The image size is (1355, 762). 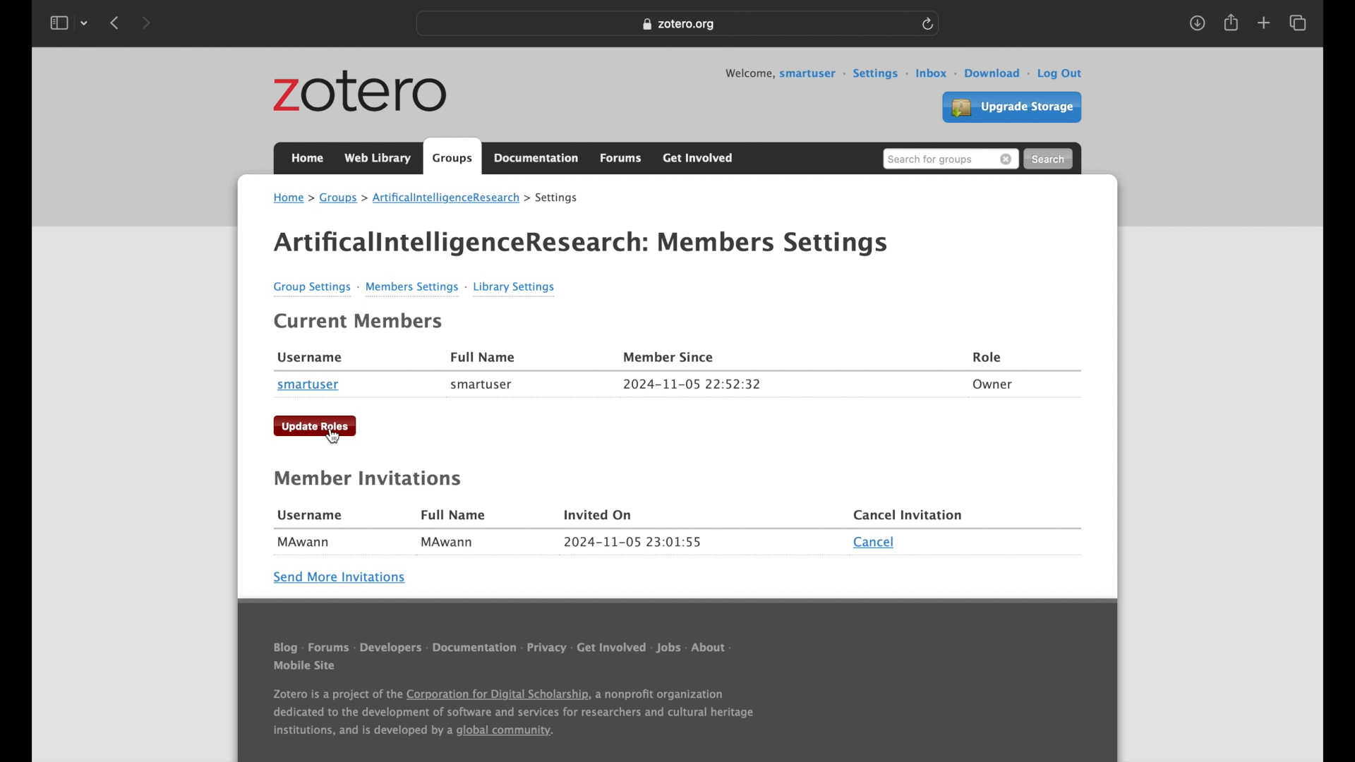 What do you see at coordinates (308, 385) in the screenshot?
I see `smartuser` at bounding box center [308, 385].